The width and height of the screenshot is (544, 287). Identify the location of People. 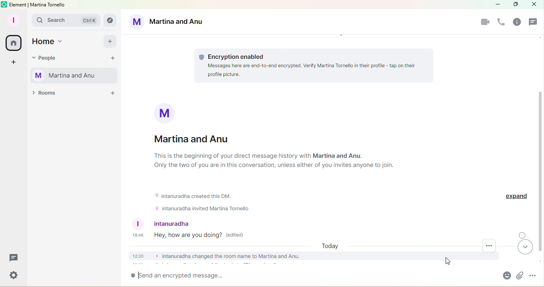
(47, 56).